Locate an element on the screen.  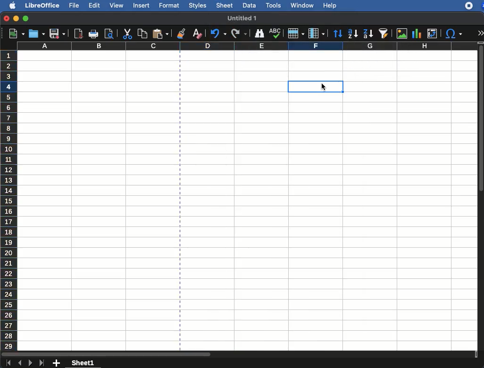
maximize is located at coordinates (26, 19).